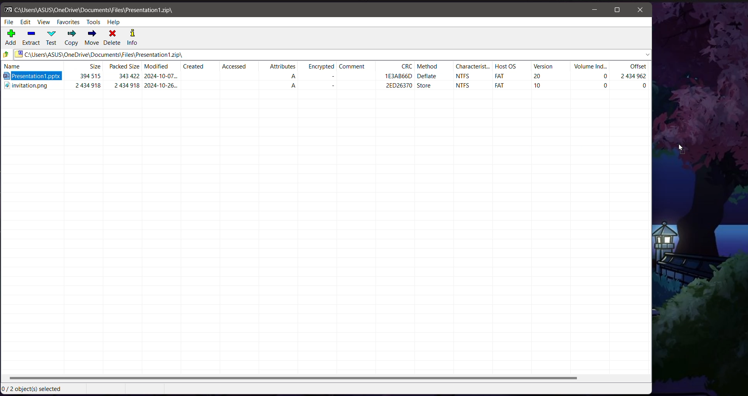 The width and height of the screenshot is (748, 396). I want to click on Application Logo, so click(7, 10).